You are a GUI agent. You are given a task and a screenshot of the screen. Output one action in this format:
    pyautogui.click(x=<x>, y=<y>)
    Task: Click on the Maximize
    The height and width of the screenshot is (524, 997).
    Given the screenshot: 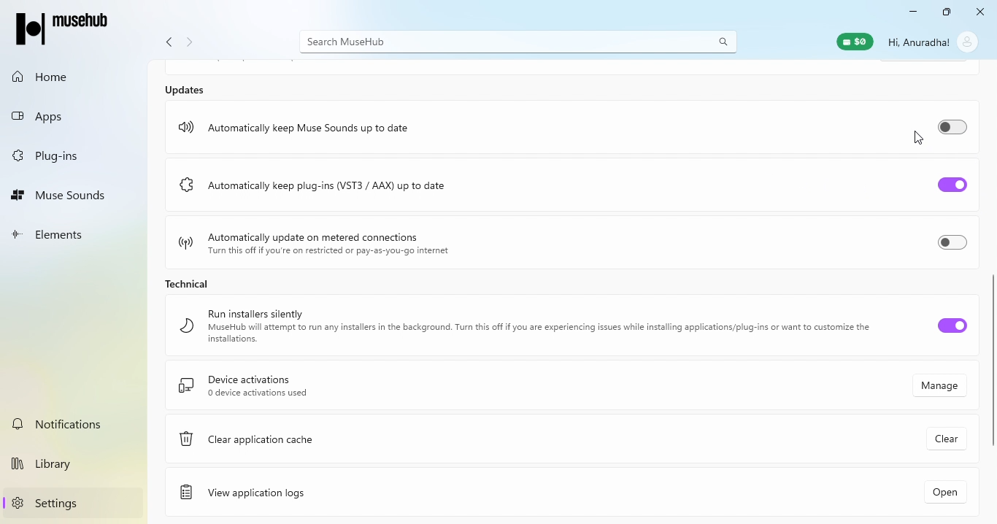 What is the action you would take?
    pyautogui.click(x=945, y=13)
    